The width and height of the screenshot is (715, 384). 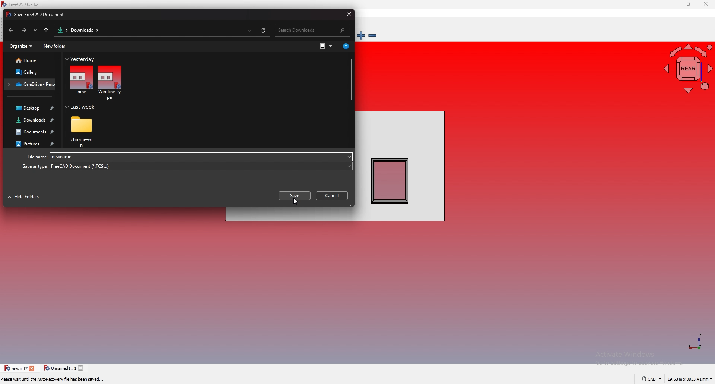 I want to click on cursor, so click(x=294, y=201).